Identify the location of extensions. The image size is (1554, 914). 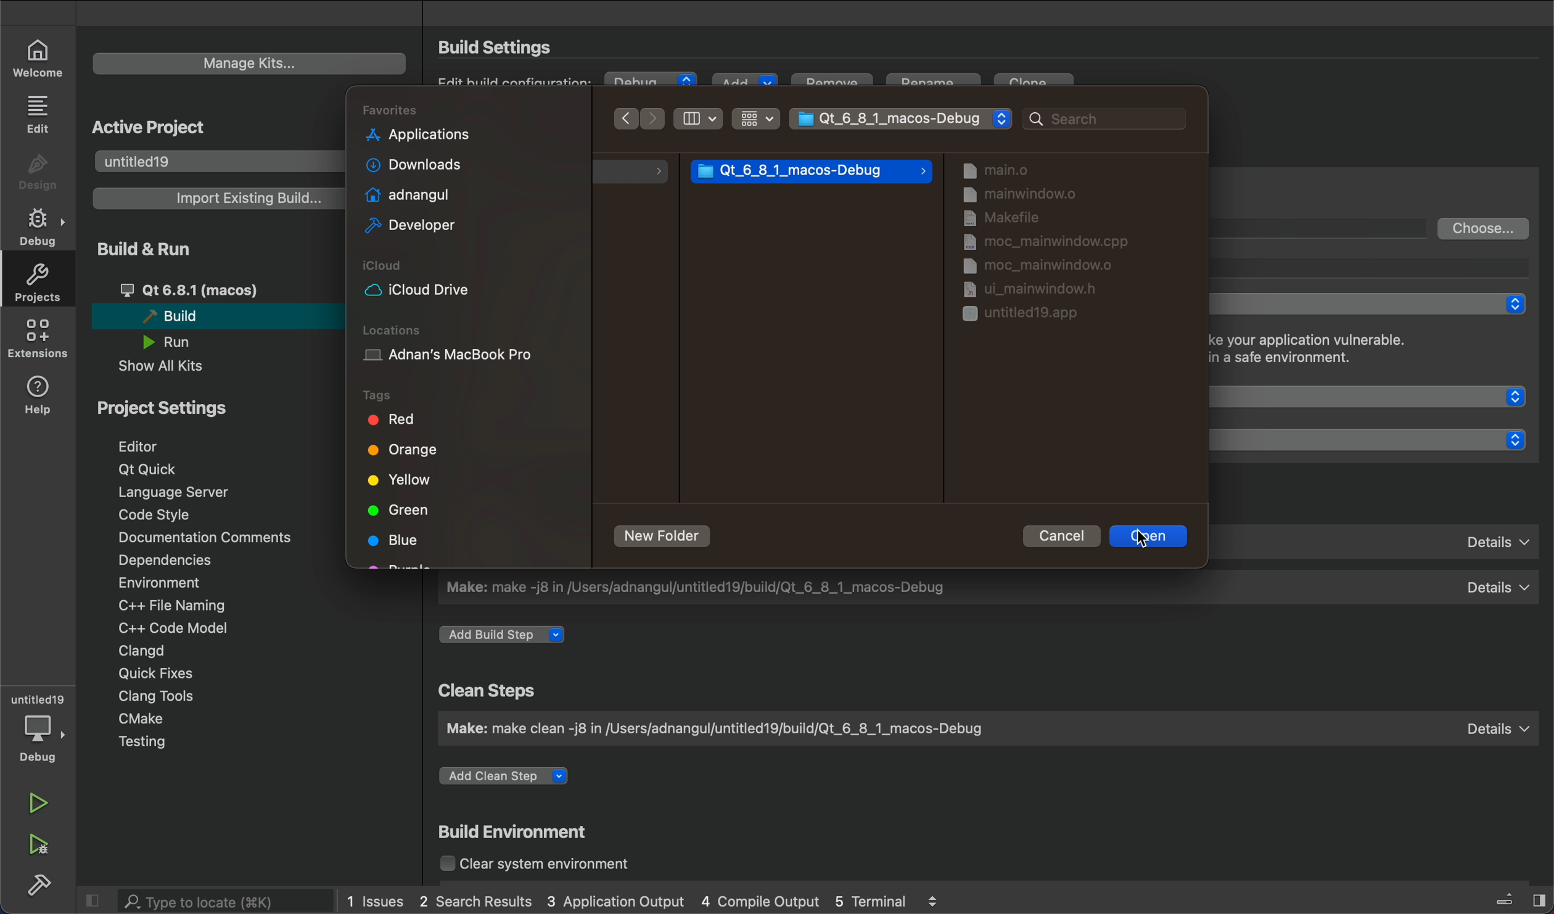
(37, 338).